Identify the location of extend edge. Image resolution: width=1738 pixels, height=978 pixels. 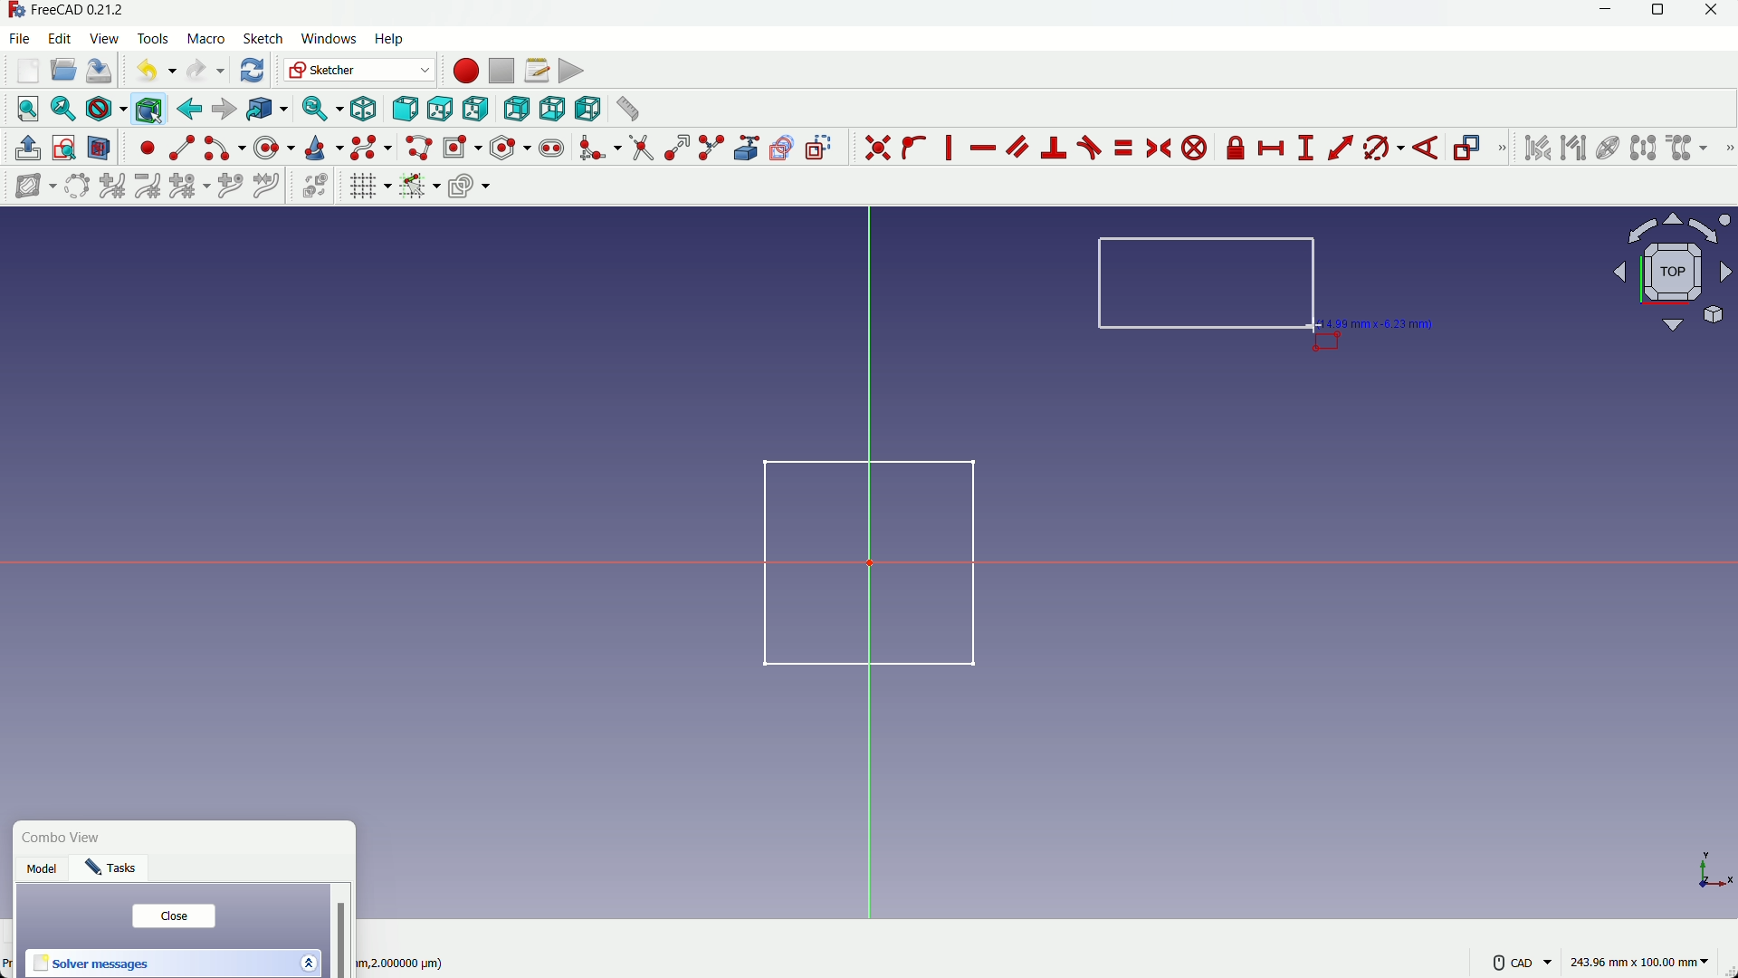
(677, 149).